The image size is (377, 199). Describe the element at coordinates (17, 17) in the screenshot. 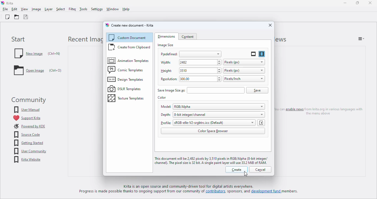

I see `open an existing document` at that location.